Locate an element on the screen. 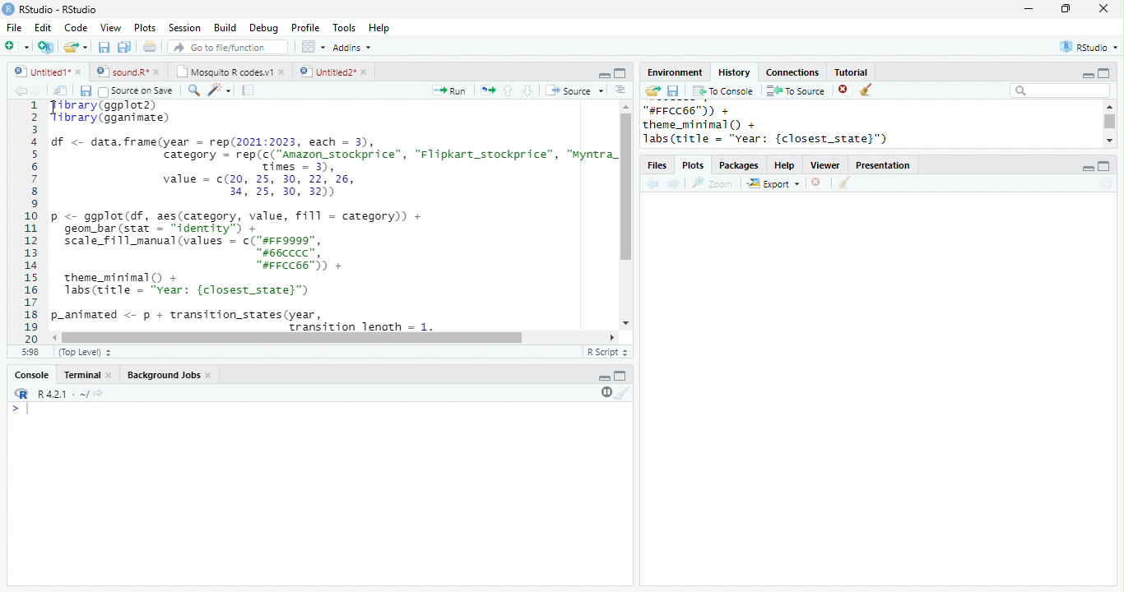  Tools is located at coordinates (344, 27).